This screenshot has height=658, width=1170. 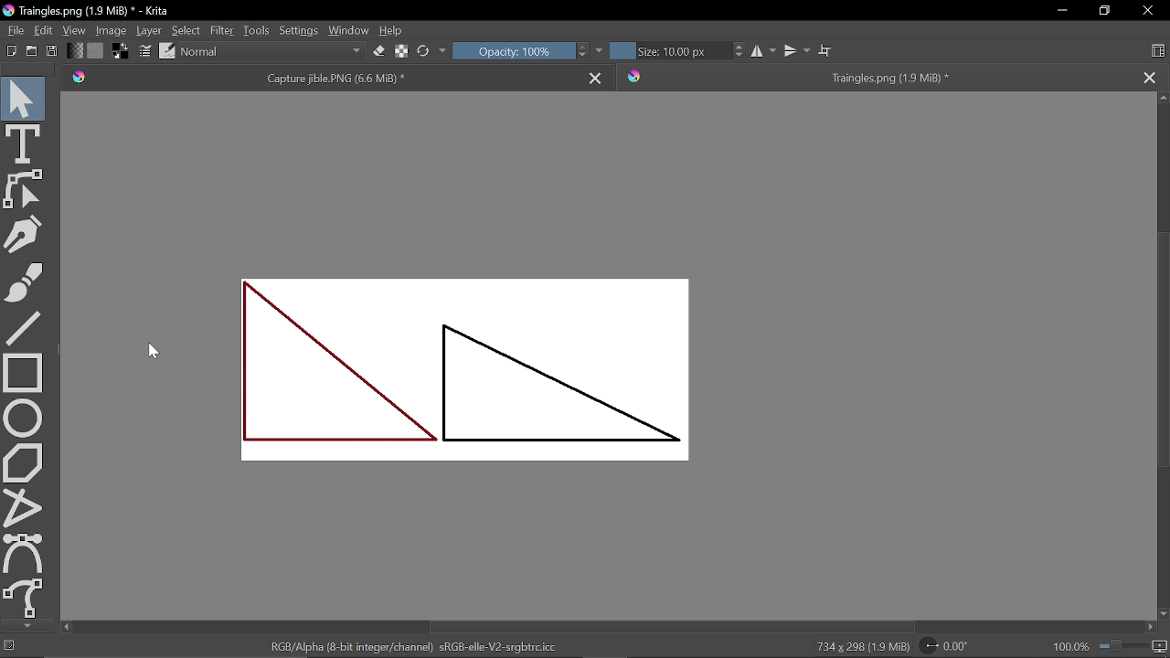 What do you see at coordinates (795, 50) in the screenshot?
I see `Vertical mirror` at bounding box center [795, 50].